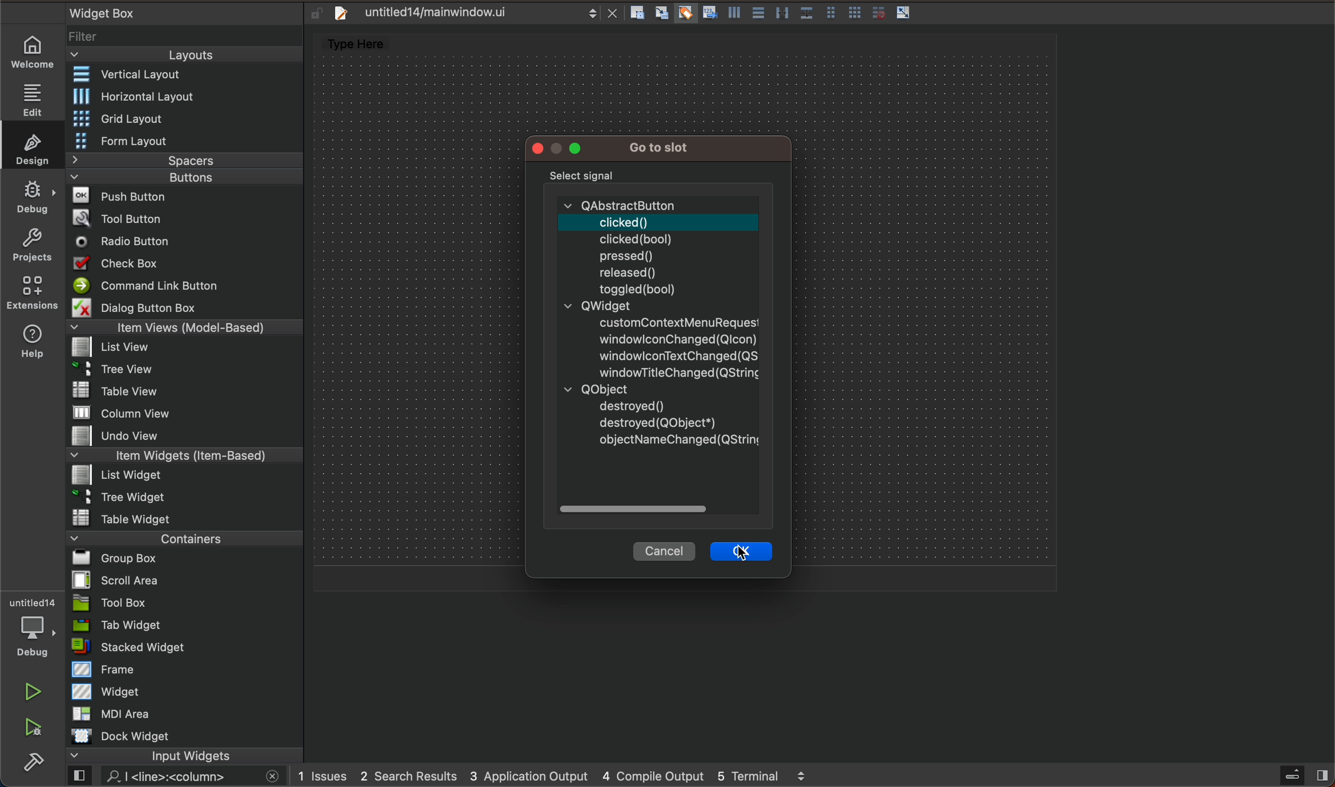 The height and width of the screenshot is (787, 1335). I want to click on sidebar, so click(1298, 775).